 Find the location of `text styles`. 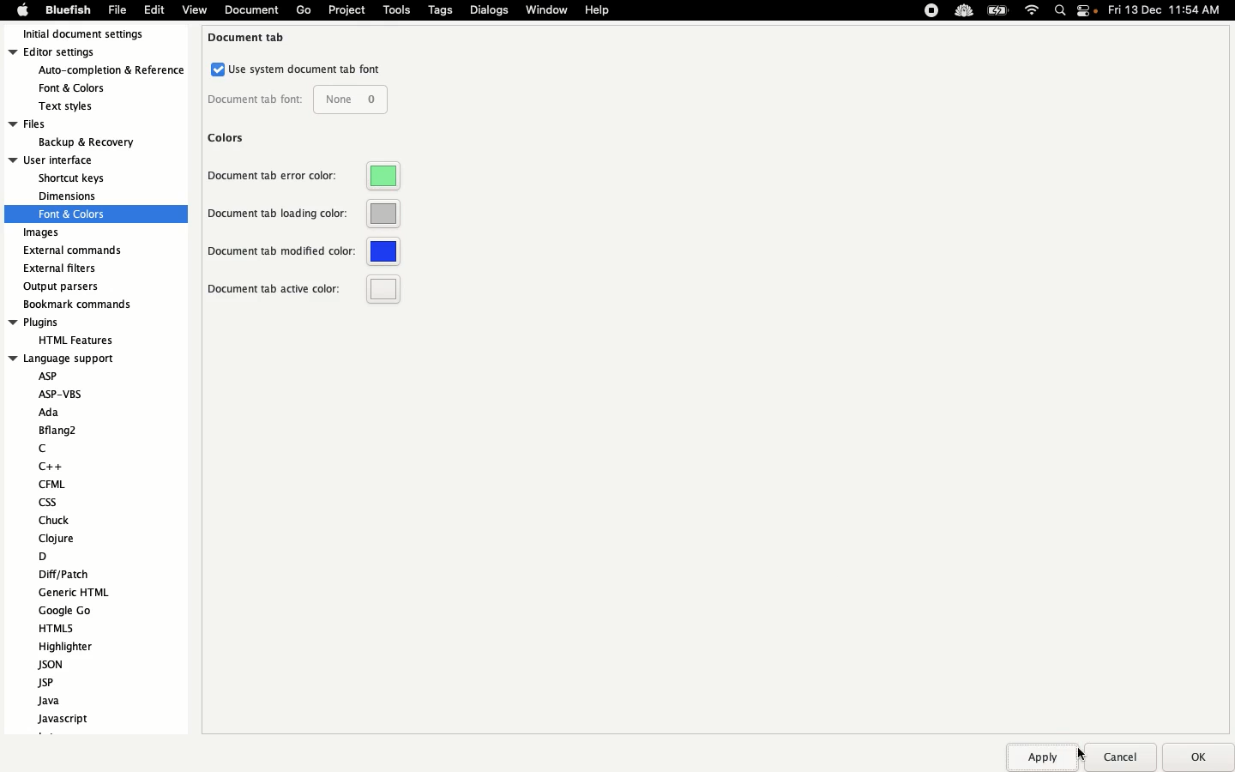

text styles is located at coordinates (77, 106).